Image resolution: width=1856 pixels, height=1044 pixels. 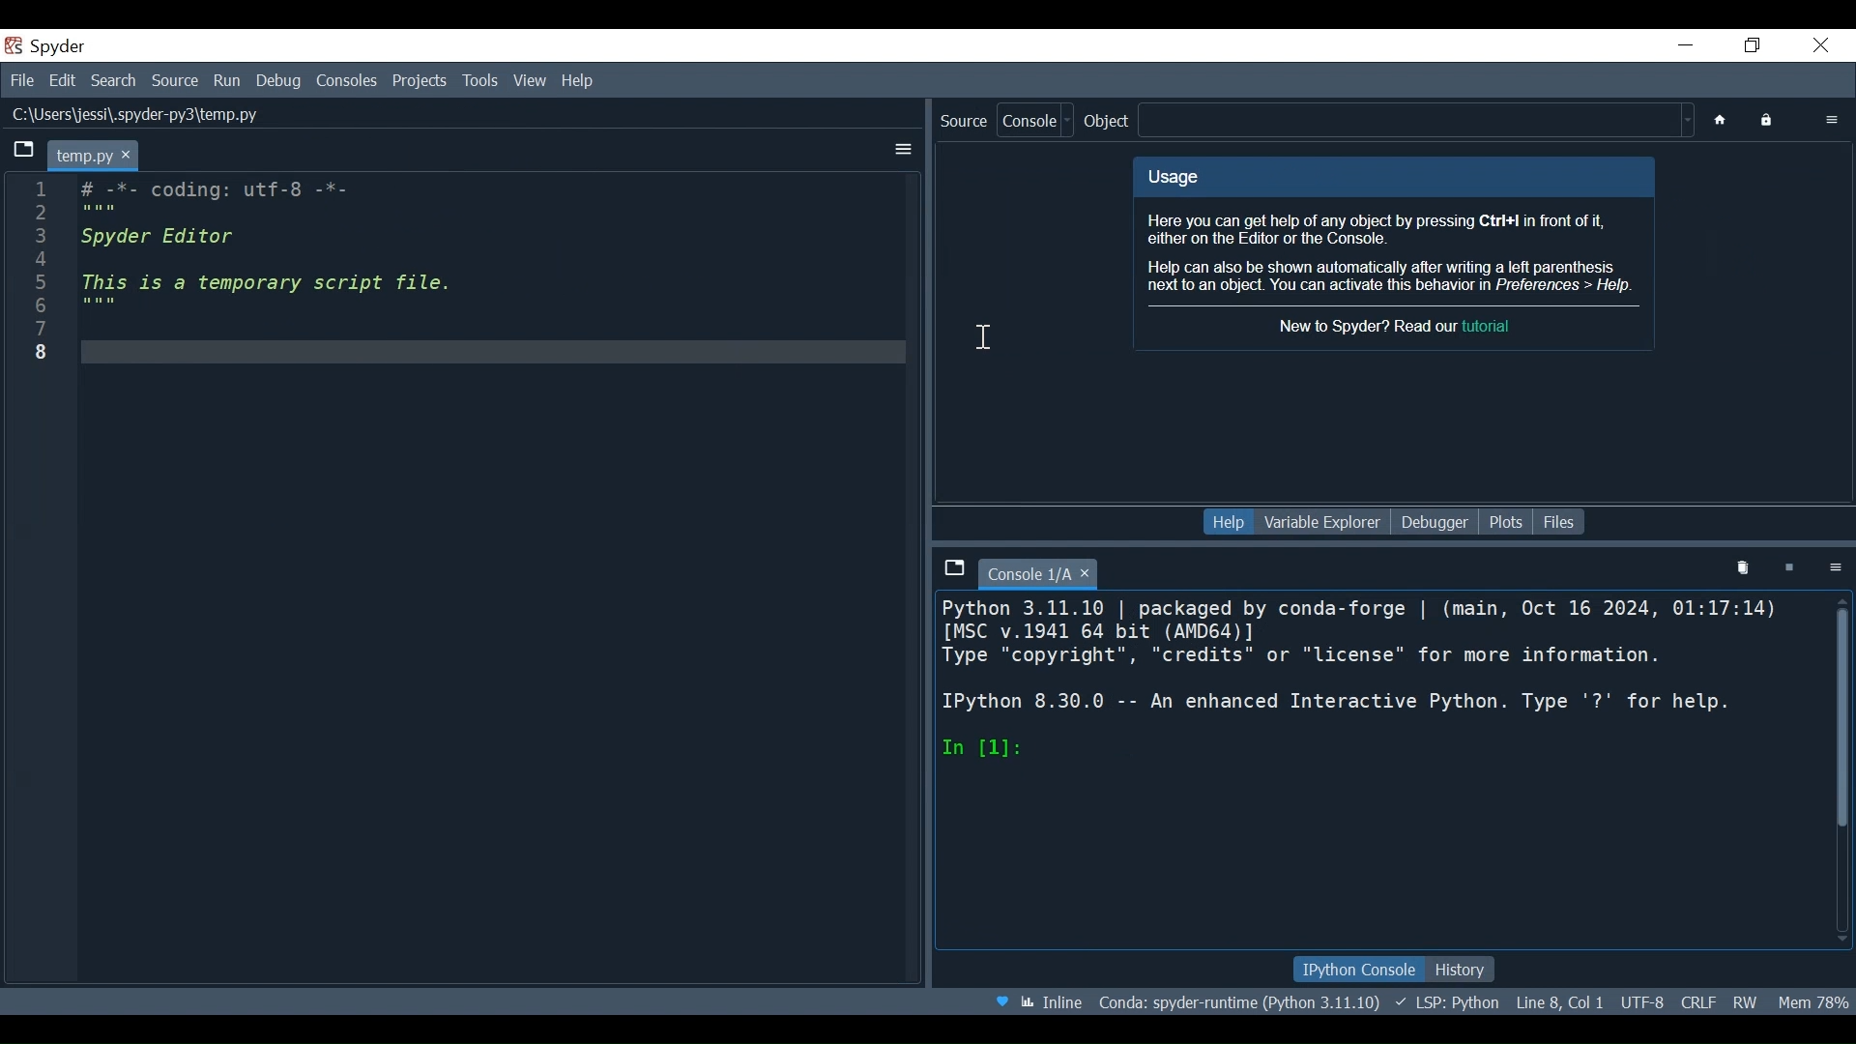 What do you see at coordinates (962, 121) in the screenshot?
I see `Source` at bounding box center [962, 121].